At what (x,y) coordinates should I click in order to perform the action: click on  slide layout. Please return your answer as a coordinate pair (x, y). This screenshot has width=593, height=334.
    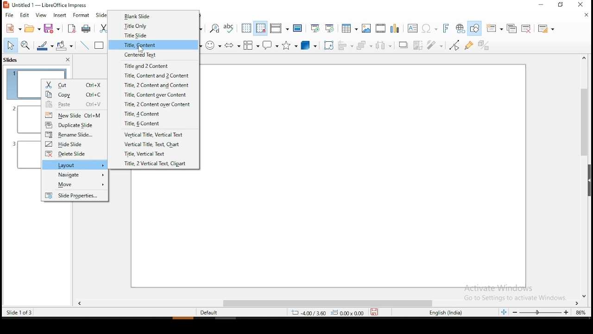
    Looking at the image, I should click on (546, 29).